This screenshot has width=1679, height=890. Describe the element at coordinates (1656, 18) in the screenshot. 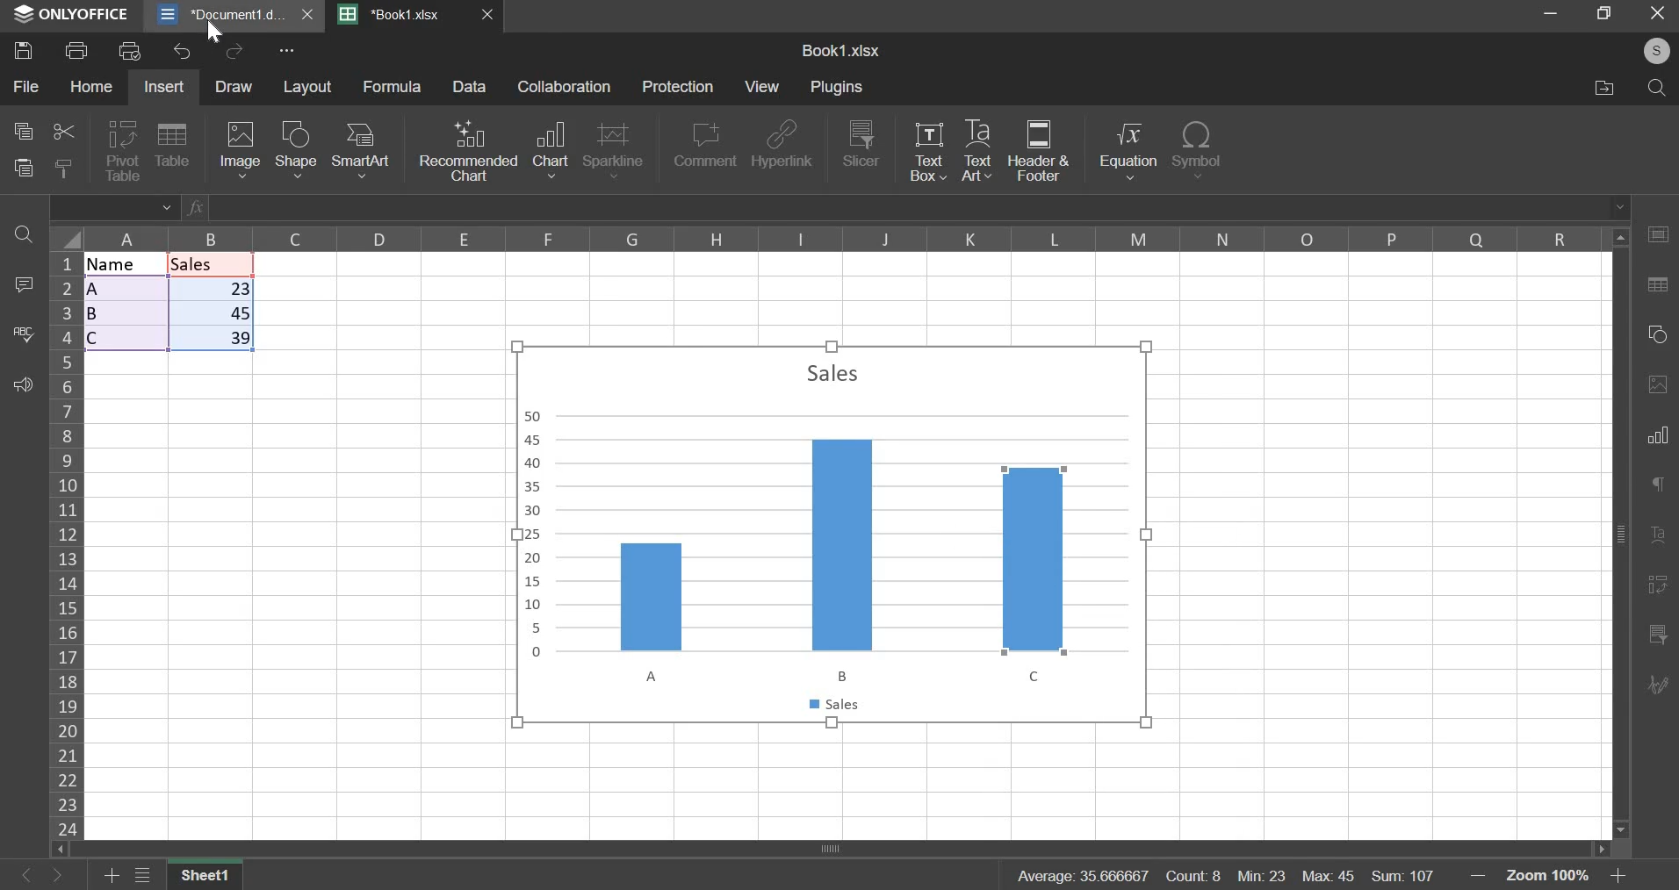

I see `exit` at that location.